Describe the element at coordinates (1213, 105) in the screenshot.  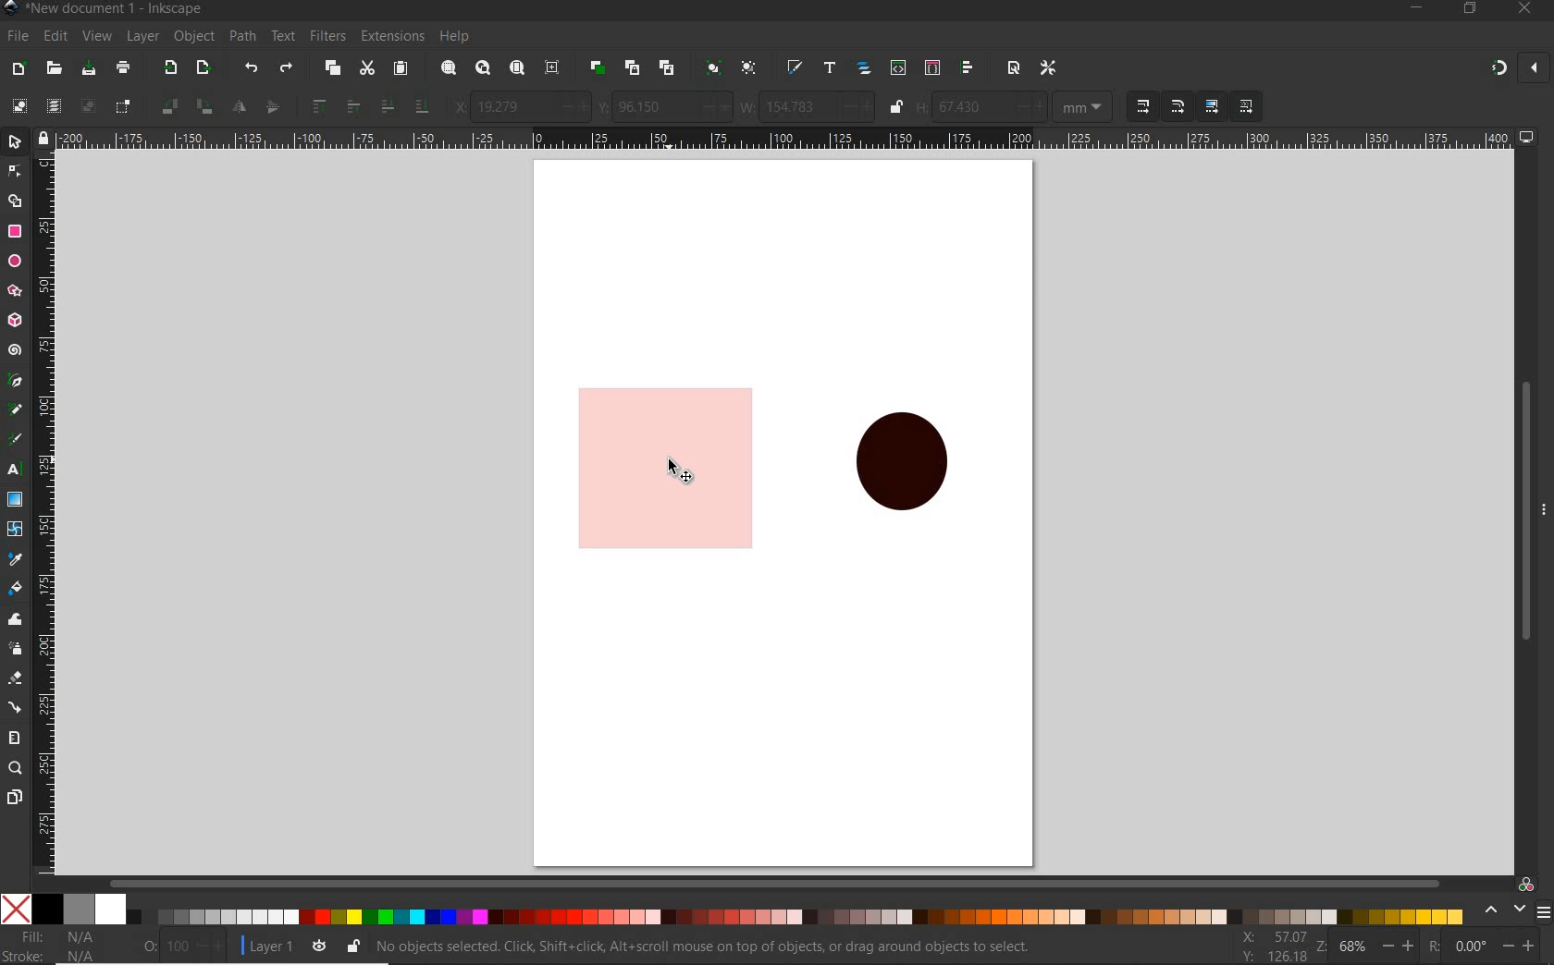
I see `move gradient` at that location.